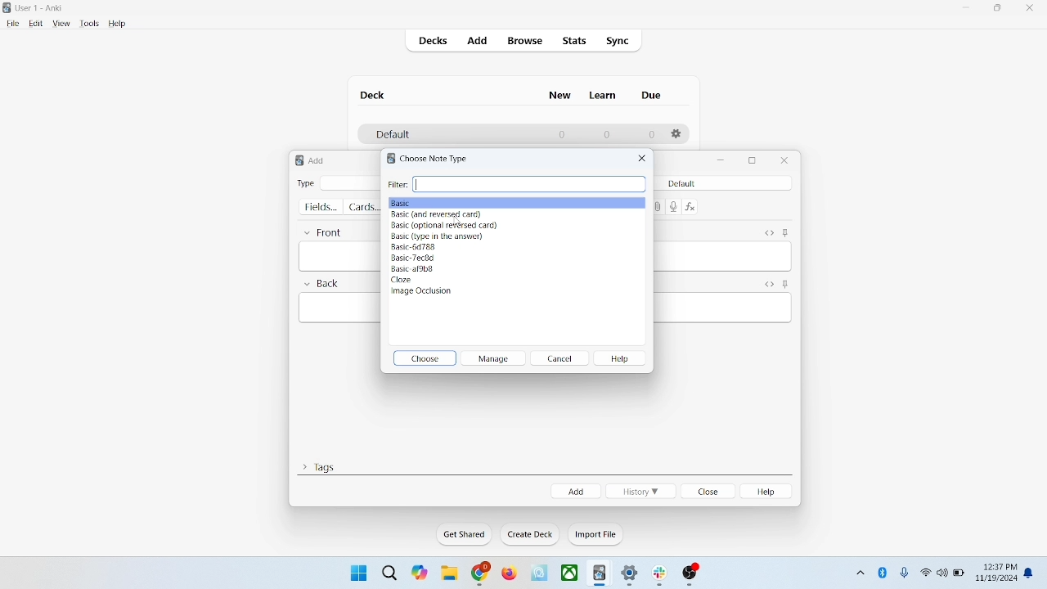 This screenshot has width=1047, height=589. Describe the element at coordinates (389, 159) in the screenshot. I see `logo` at that location.